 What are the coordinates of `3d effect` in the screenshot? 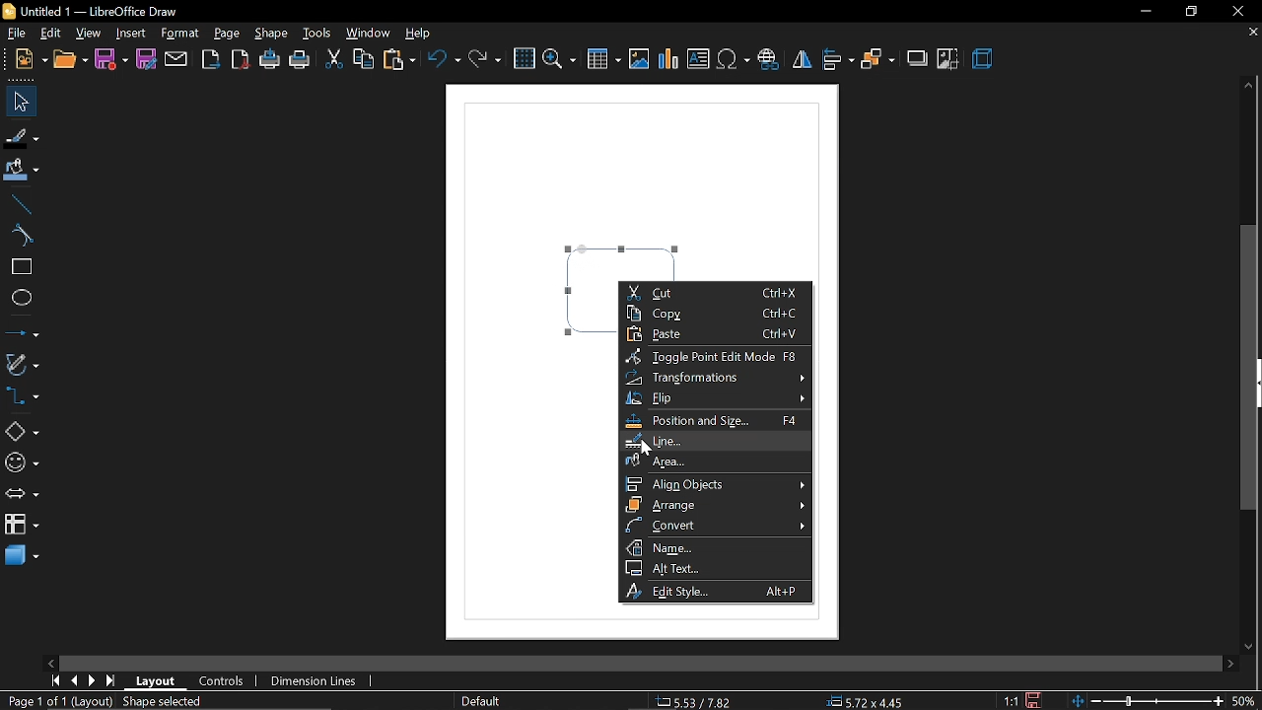 It's located at (984, 60).